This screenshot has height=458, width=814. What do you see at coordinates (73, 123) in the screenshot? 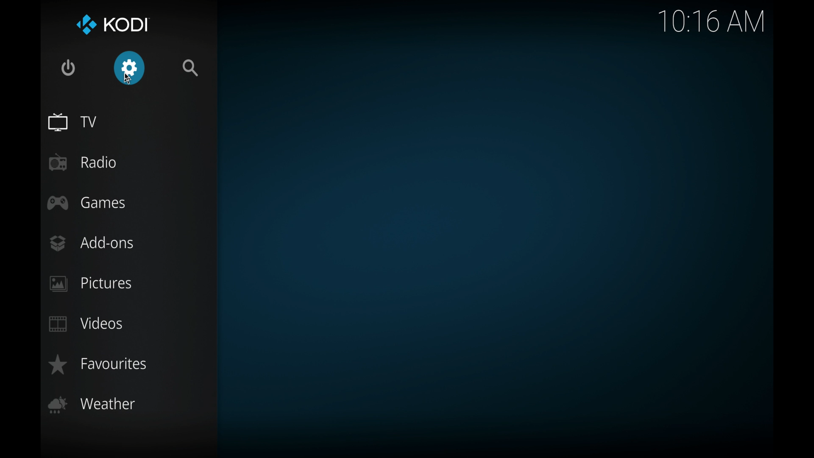
I see `Tv` at bounding box center [73, 123].